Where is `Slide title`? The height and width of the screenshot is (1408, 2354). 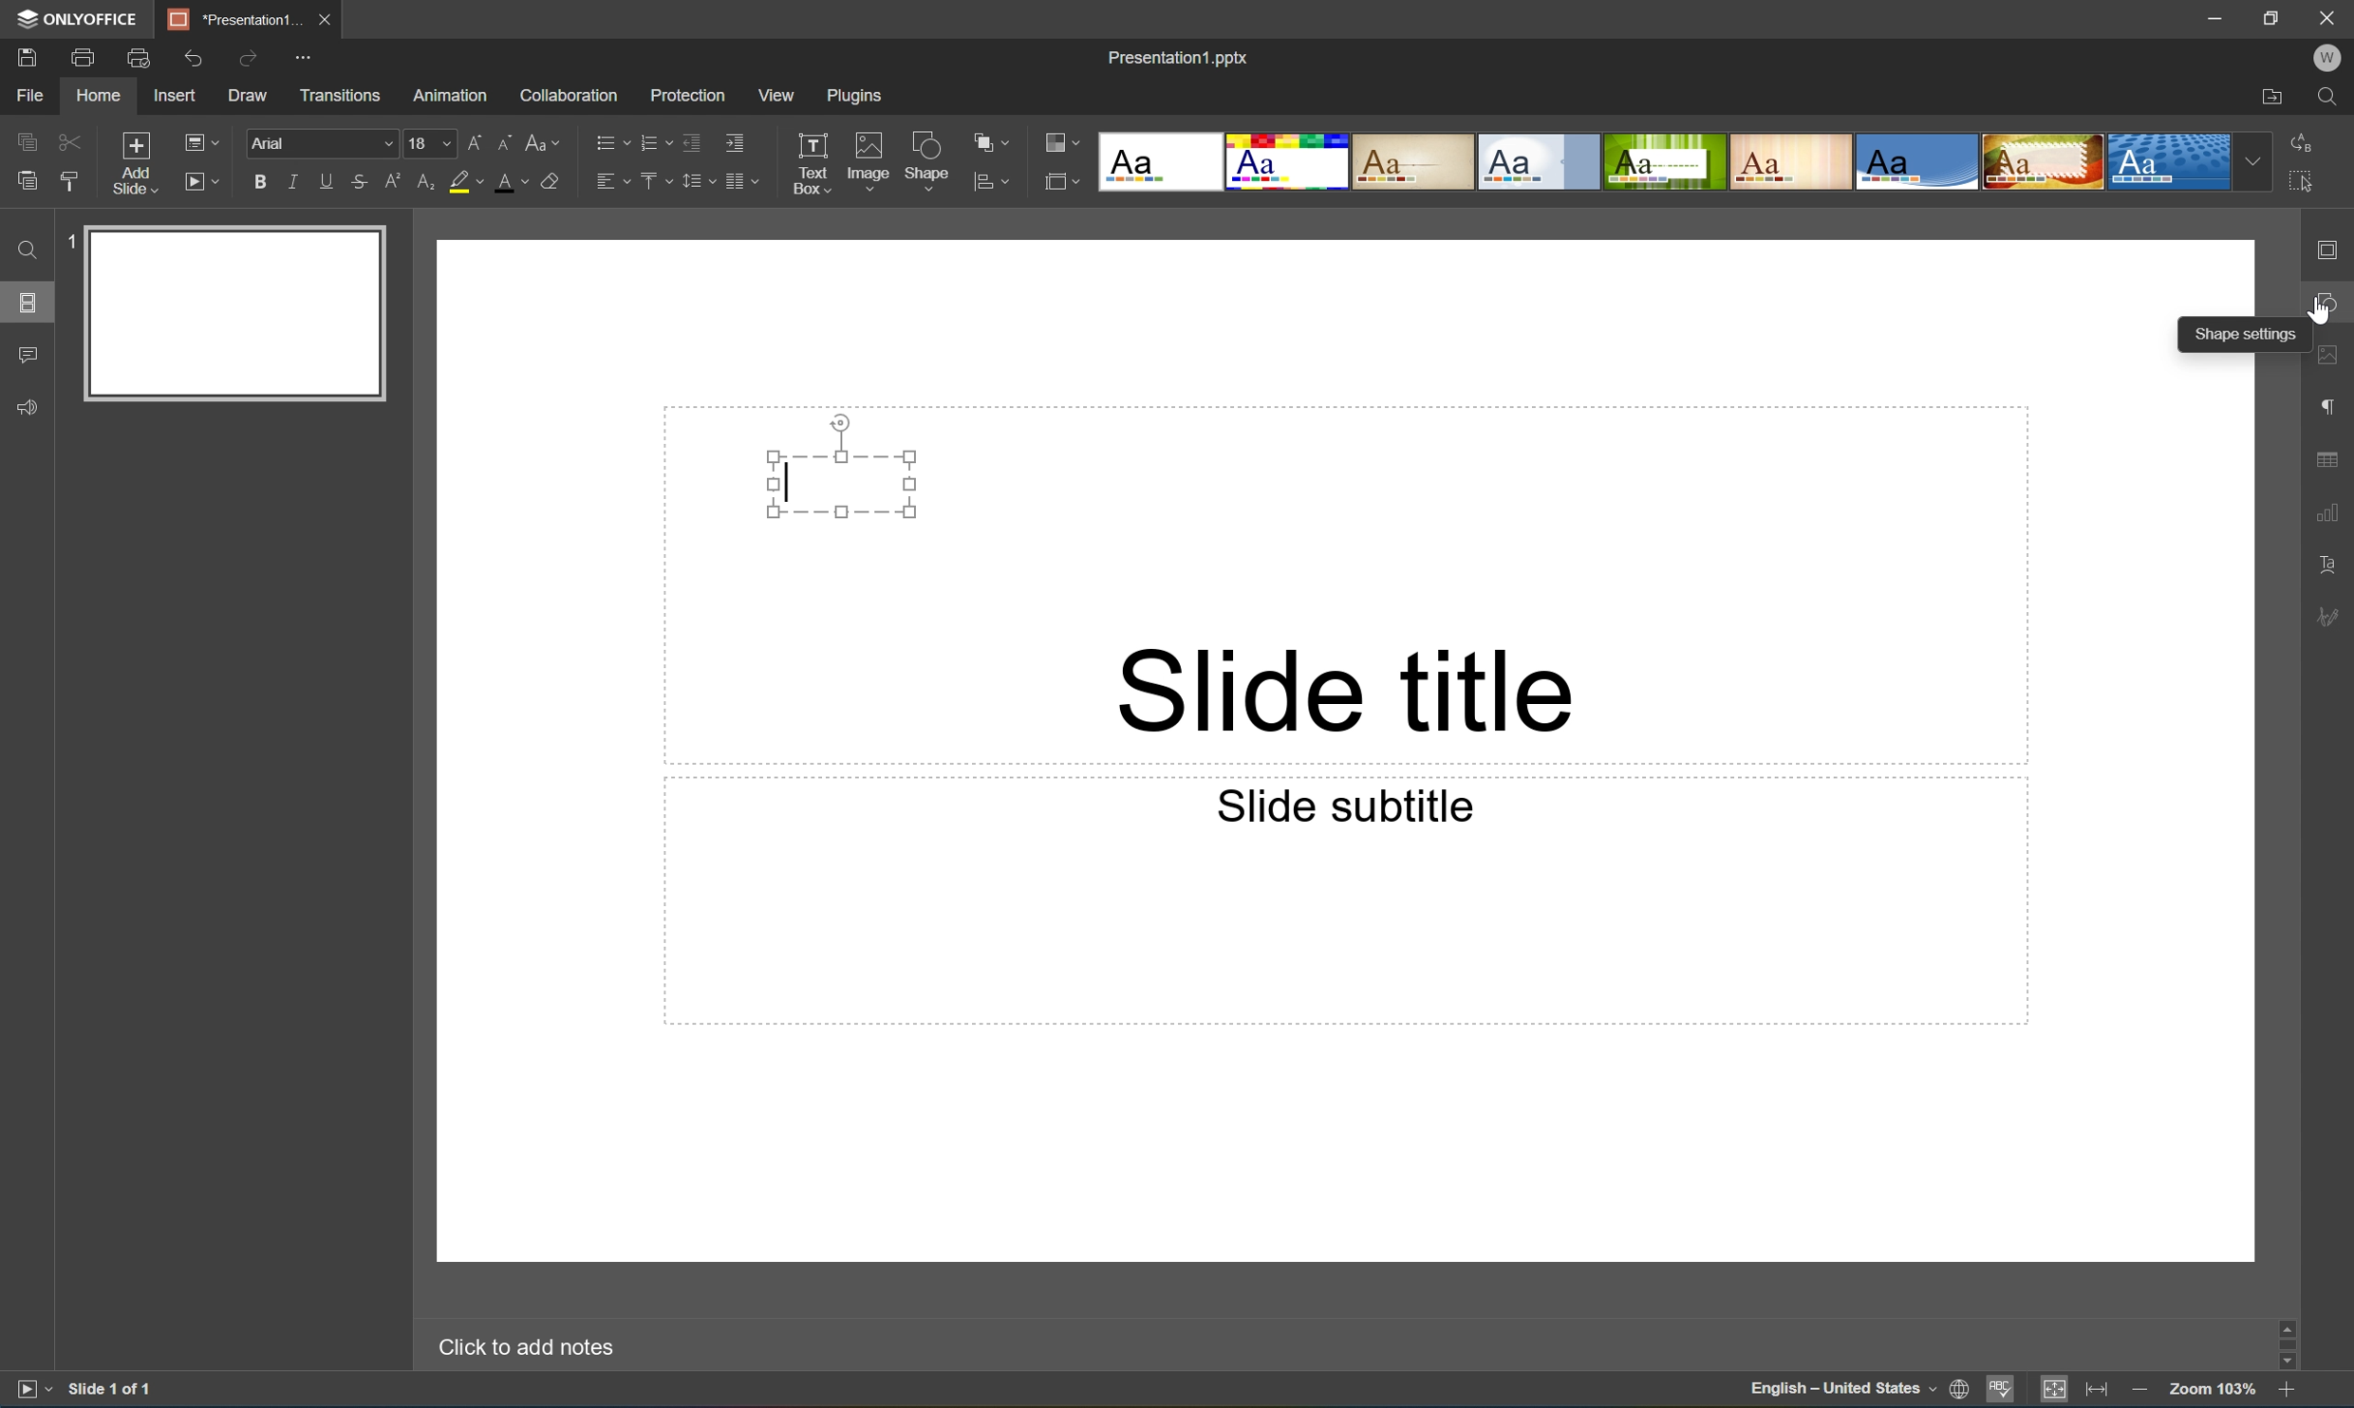
Slide title is located at coordinates (1343, 691).